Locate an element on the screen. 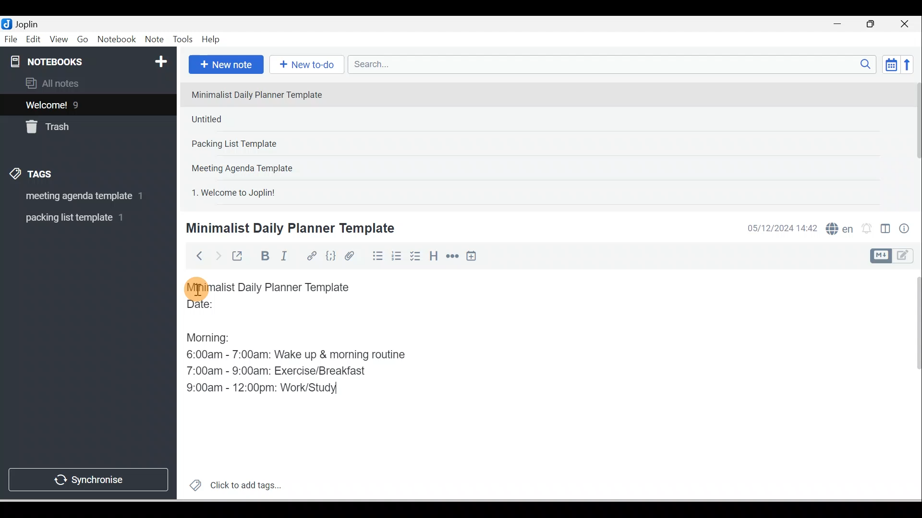  Joplin is located at coordinates (29, 23).